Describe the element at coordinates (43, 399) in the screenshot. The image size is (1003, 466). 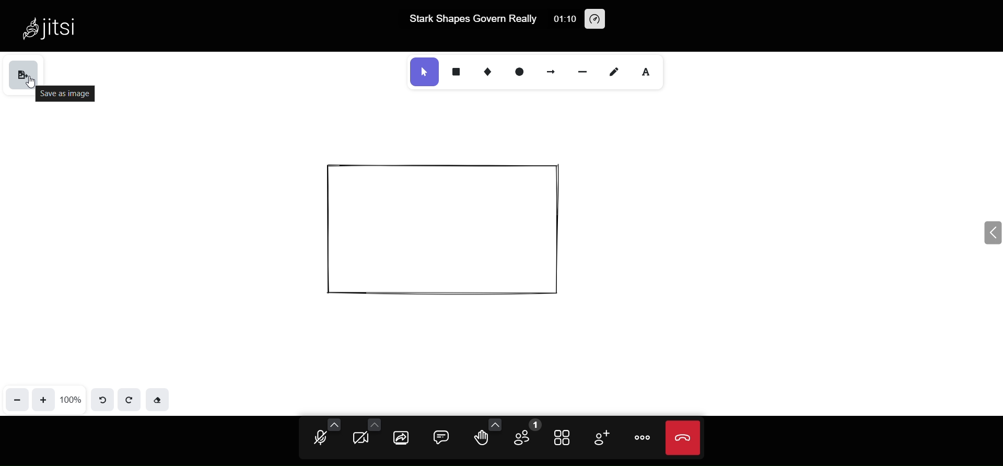
I see `zoom in` at that location.